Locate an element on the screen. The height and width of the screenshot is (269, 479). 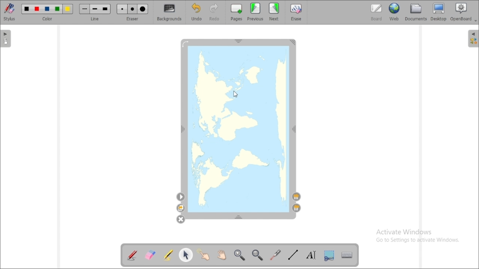
scroll page is located at coordinates (222, 254).